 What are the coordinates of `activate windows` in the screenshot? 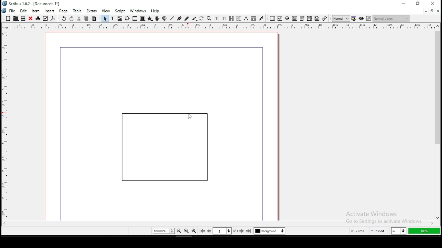 It's located at (381, 214).